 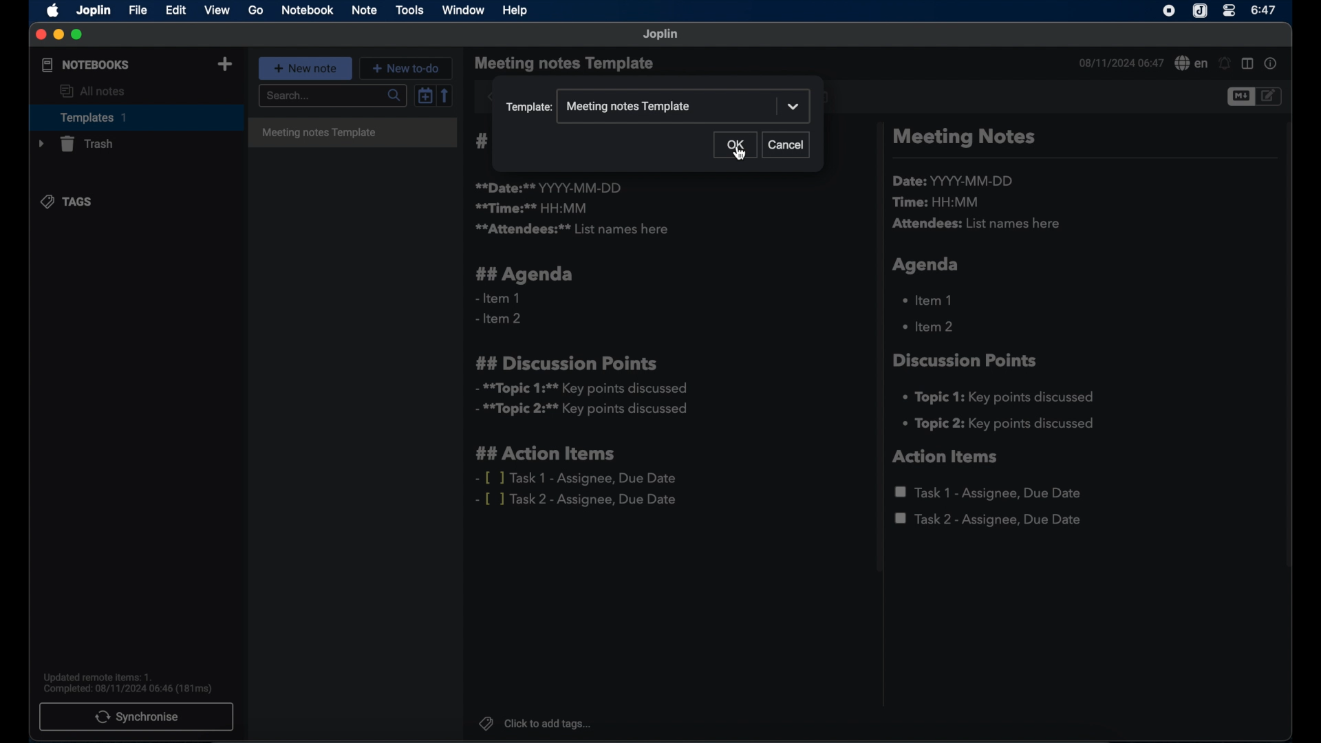 I want to click on control center, so click(x=1229, y=12).